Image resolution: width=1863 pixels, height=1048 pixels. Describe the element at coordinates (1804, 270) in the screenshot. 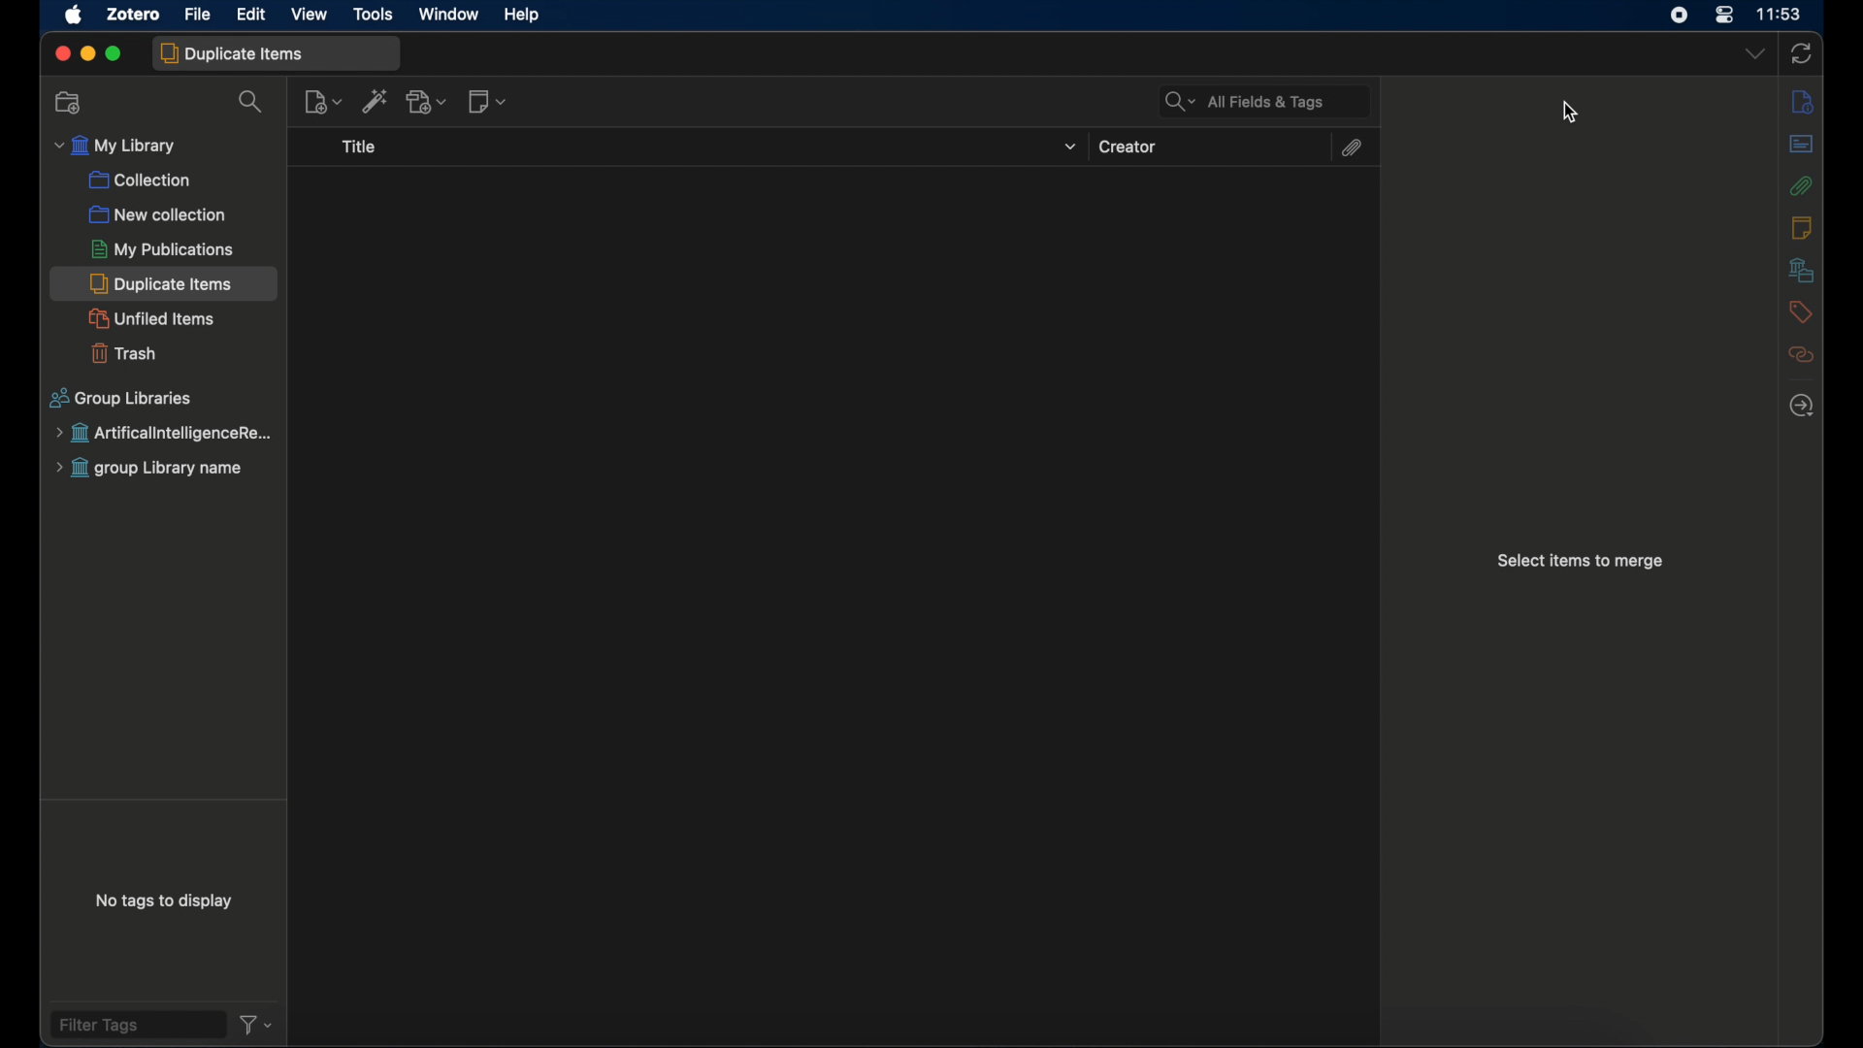

I see `libraries and collections` at that location.